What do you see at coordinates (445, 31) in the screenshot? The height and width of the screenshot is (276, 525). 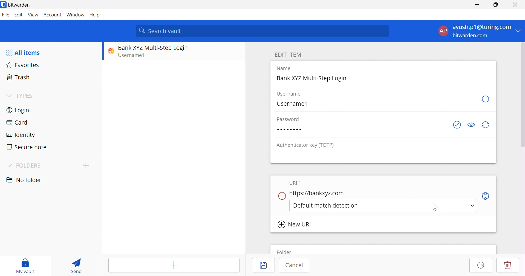 I see `AP` at bounding box center [445, 31].